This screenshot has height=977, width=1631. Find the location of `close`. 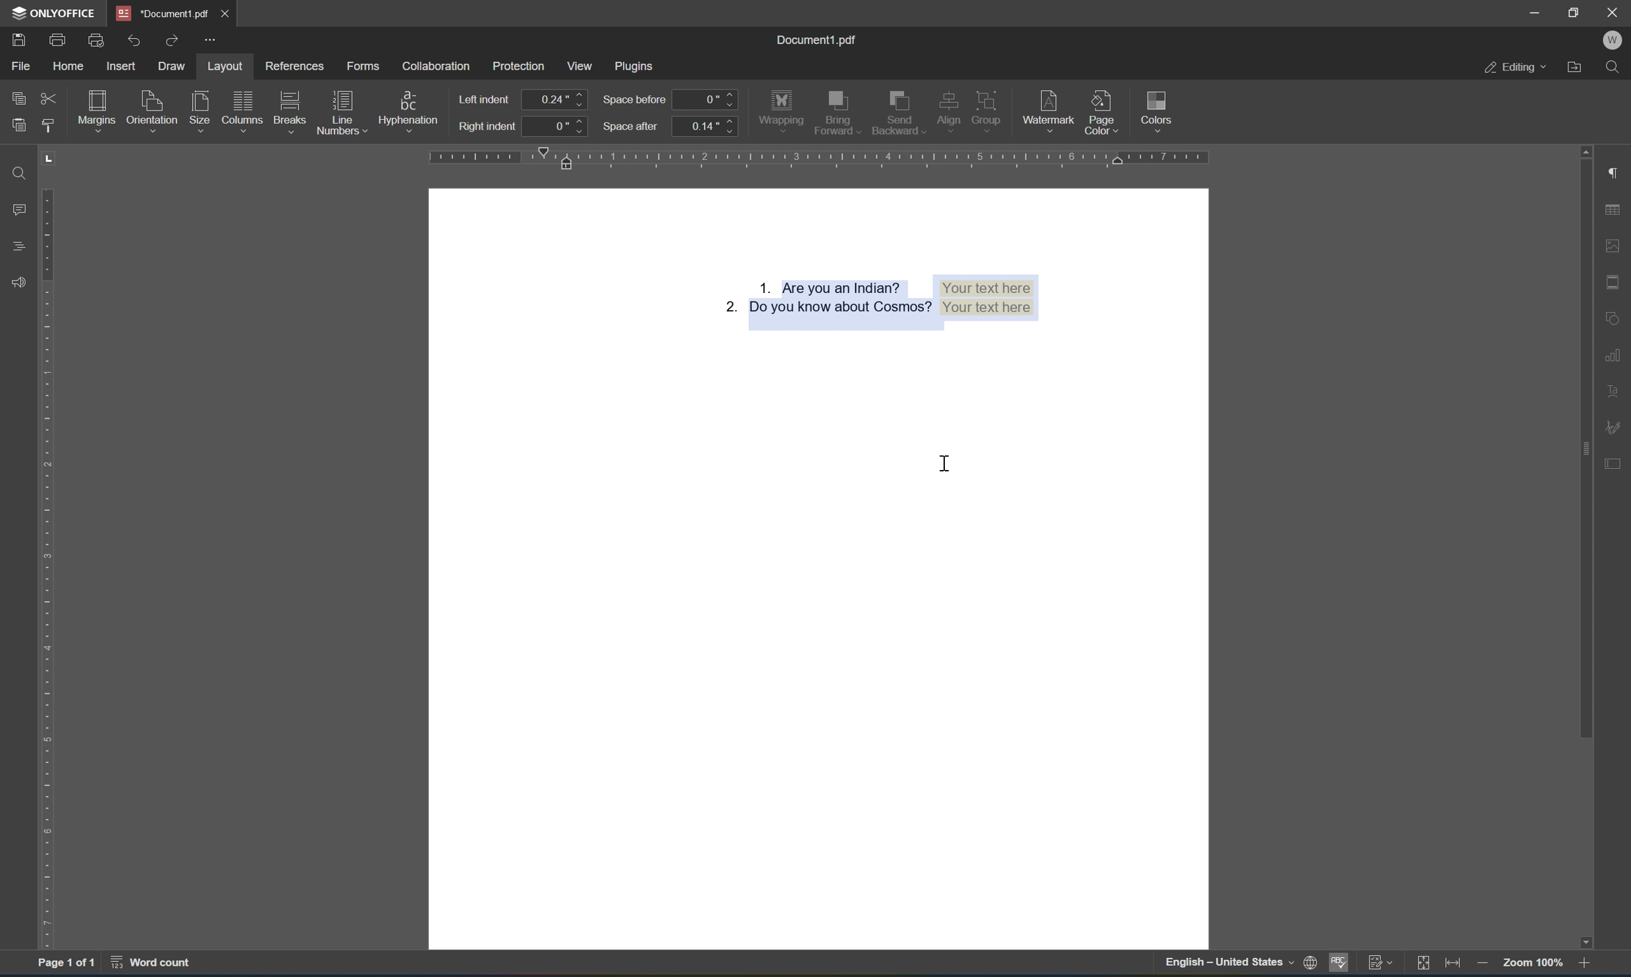

close is located at coordinates (225, 11).